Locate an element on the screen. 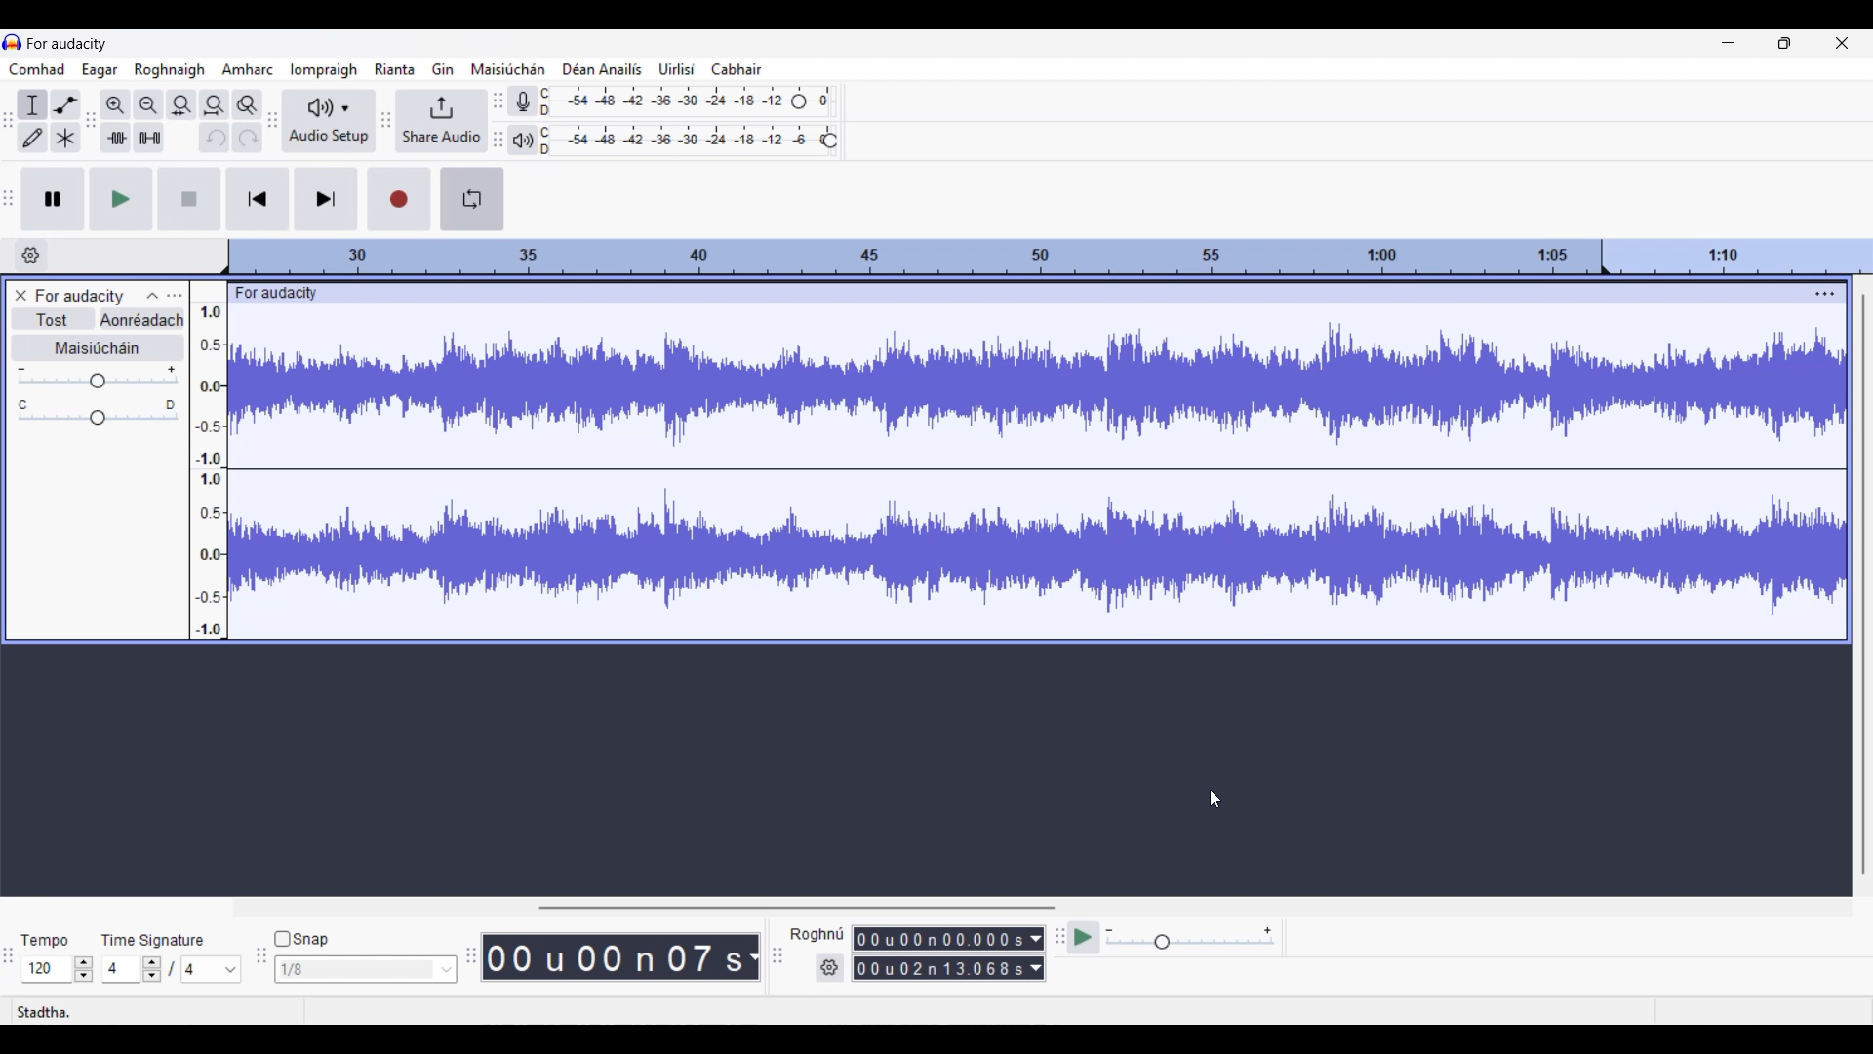  selection is located at coordinates (816, 933).